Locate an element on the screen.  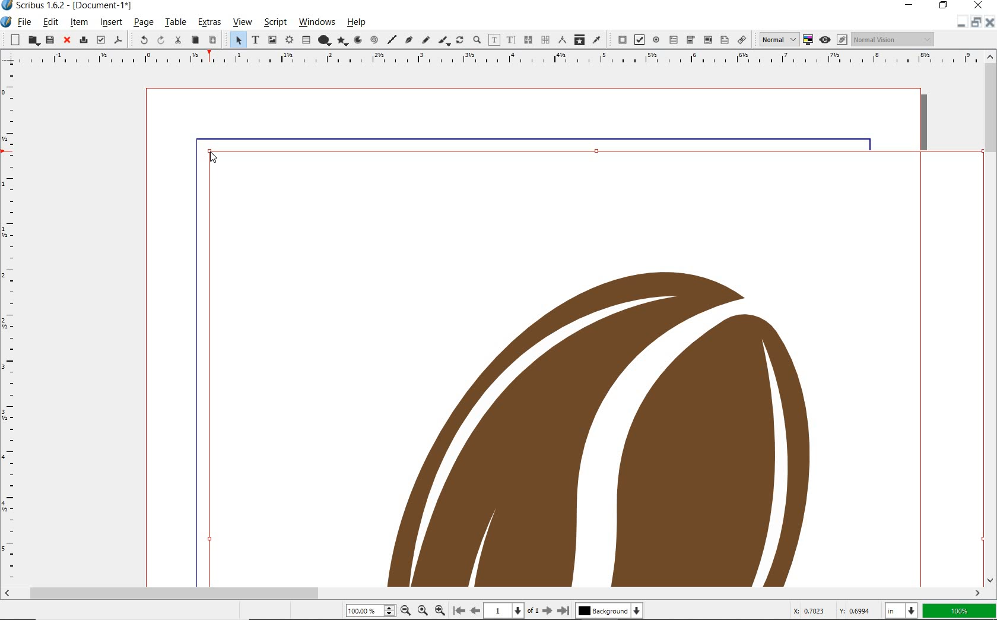
pdf radio button is located at coordinates (656, 39).